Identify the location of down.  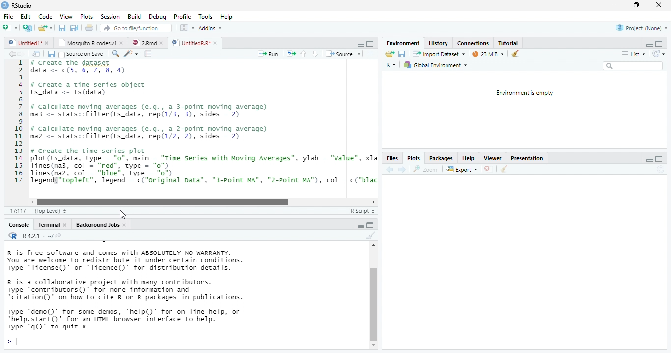
(315, 54).